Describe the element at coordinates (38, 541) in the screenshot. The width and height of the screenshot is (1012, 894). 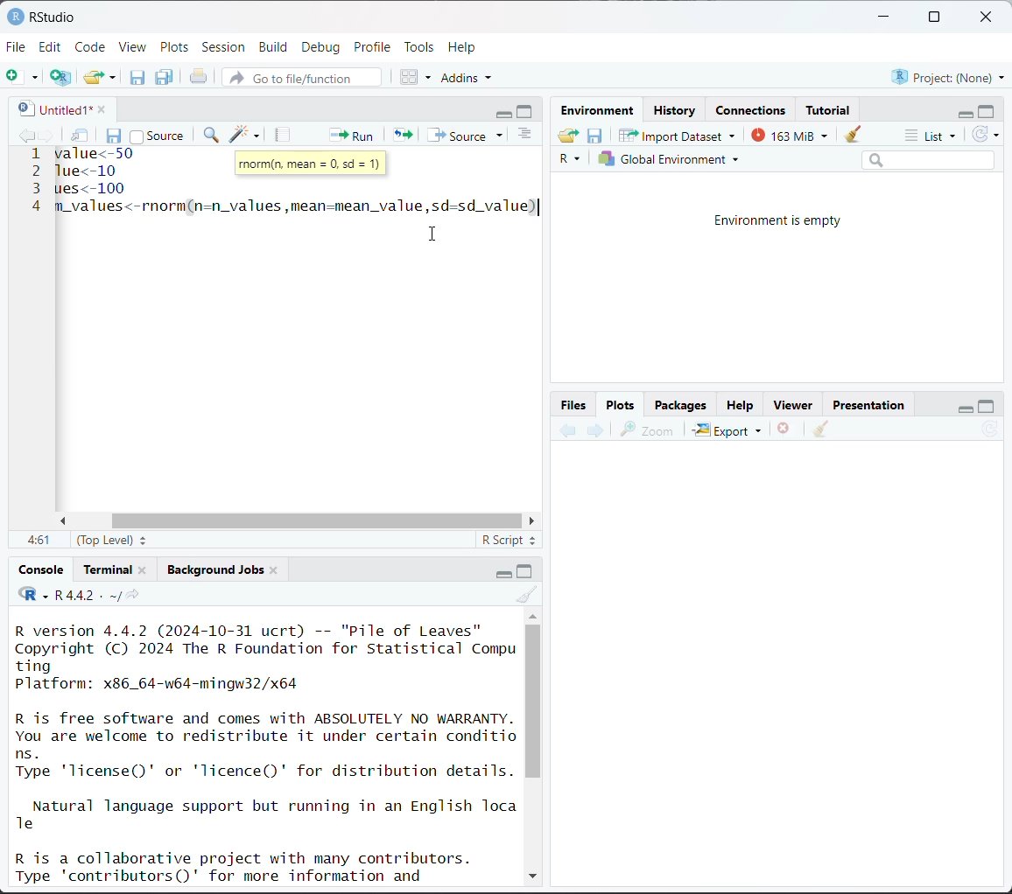
I see `4:61` at that location.